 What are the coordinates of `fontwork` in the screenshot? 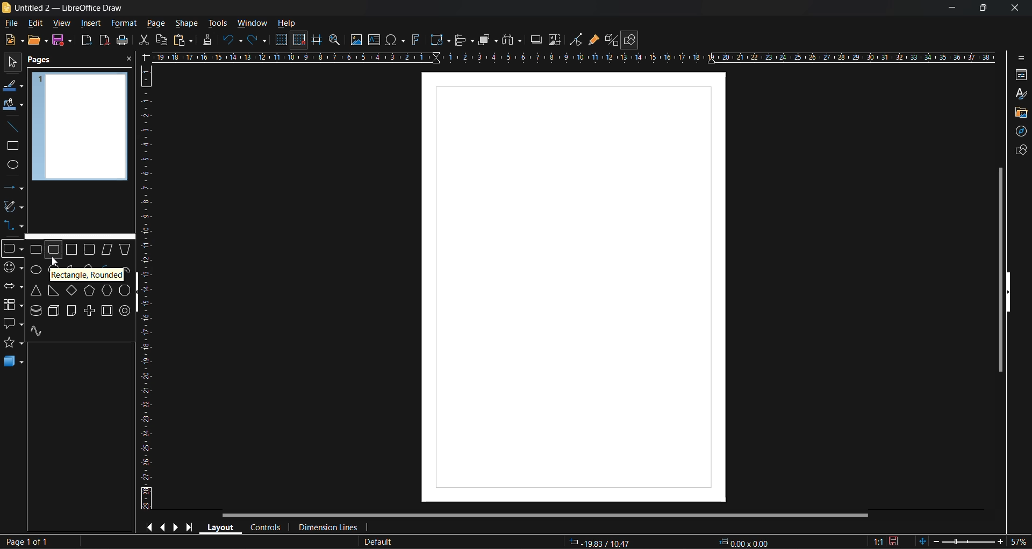 It's located at (418, 39).